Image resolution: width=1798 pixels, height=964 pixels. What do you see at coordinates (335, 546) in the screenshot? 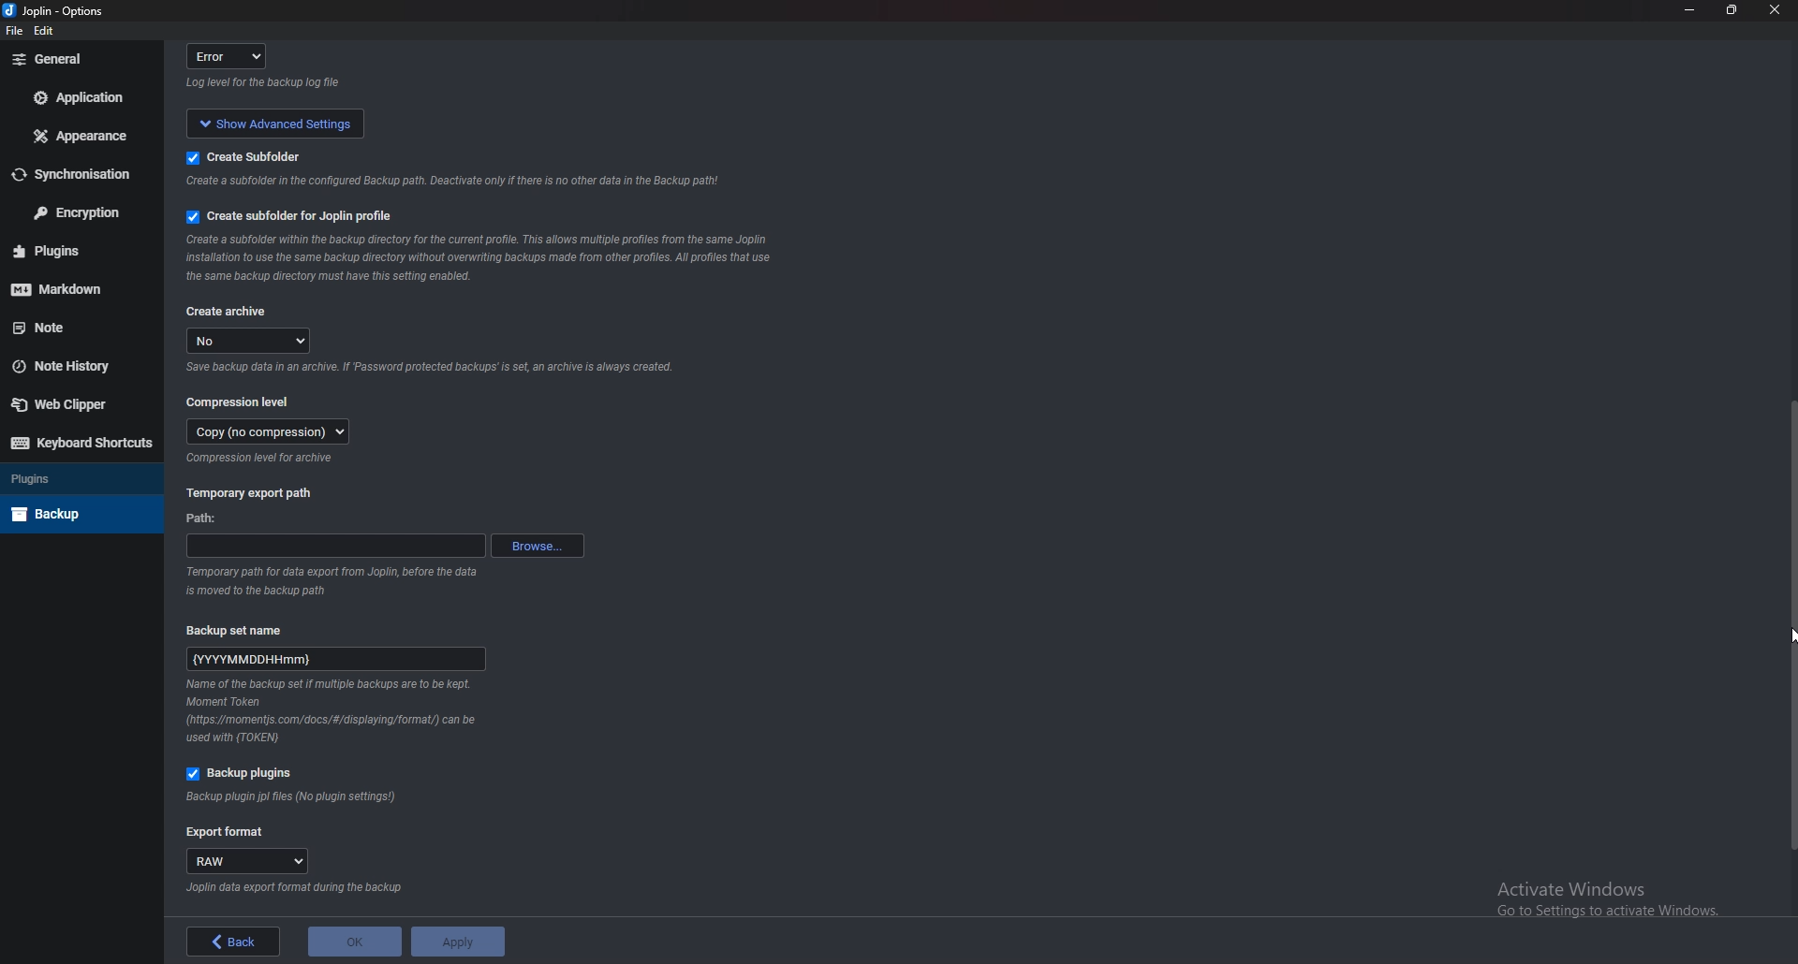
I see `path` at bounding box center [335, 546].